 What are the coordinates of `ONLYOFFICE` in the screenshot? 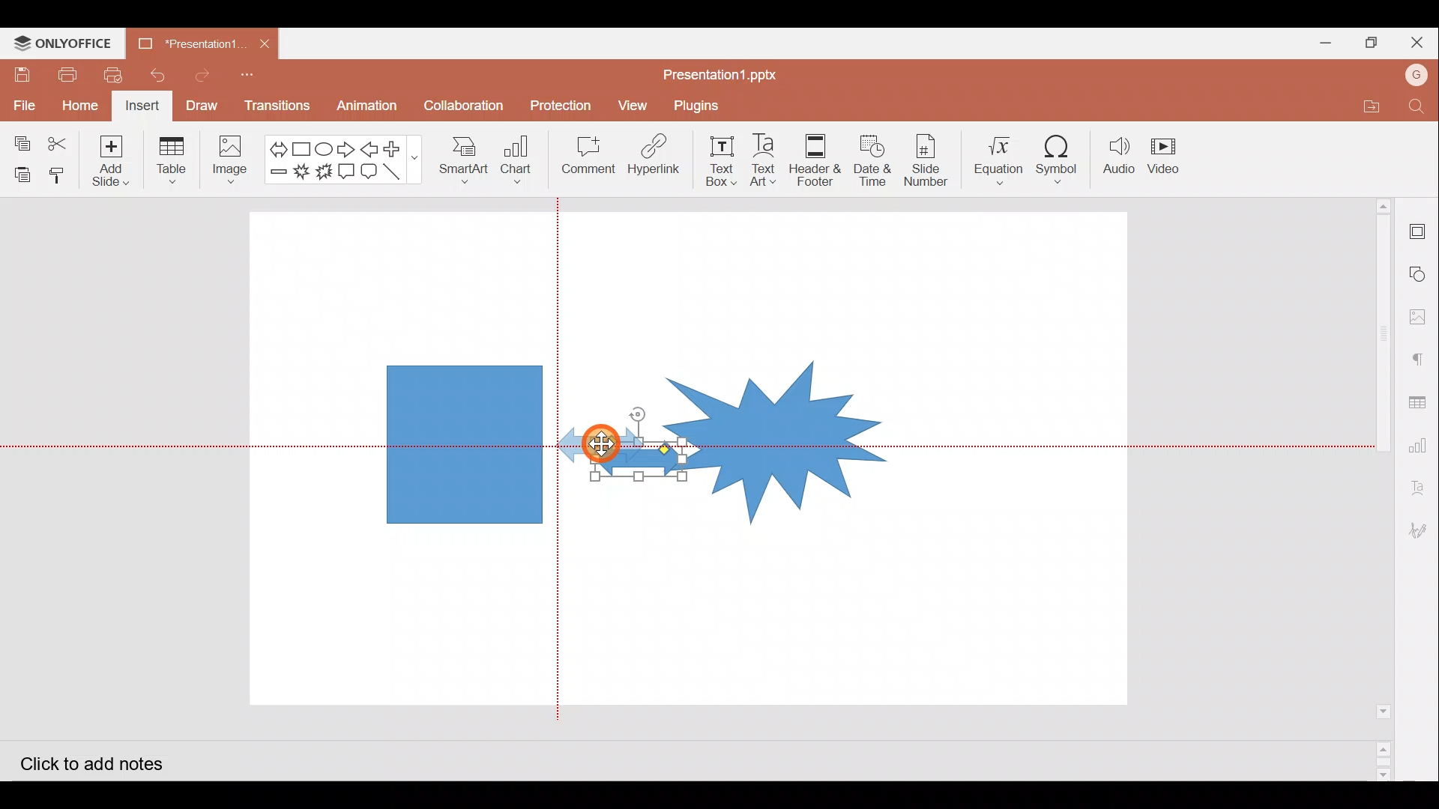 It's located at (62, 43).